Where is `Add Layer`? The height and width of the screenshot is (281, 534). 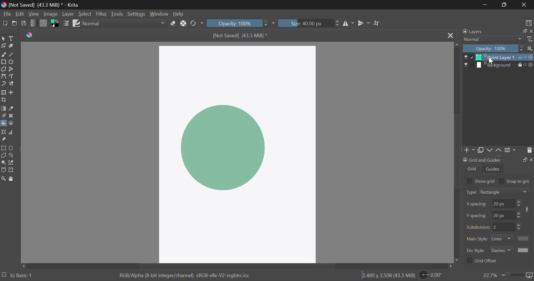
Add Layer is located at coordinates (470, 151).